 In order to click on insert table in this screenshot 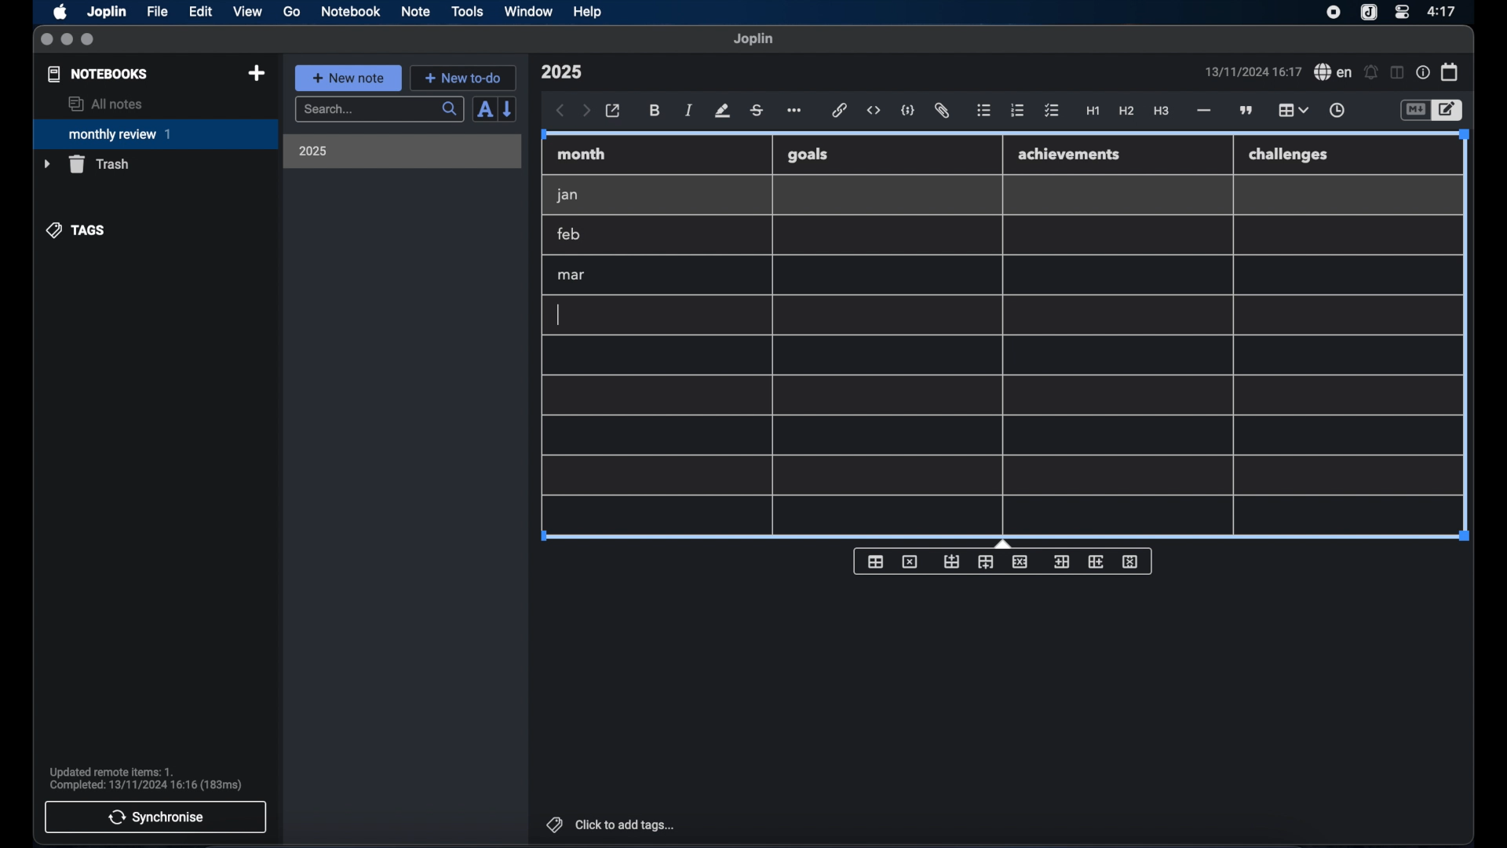, I will do `click(875, 561)`.